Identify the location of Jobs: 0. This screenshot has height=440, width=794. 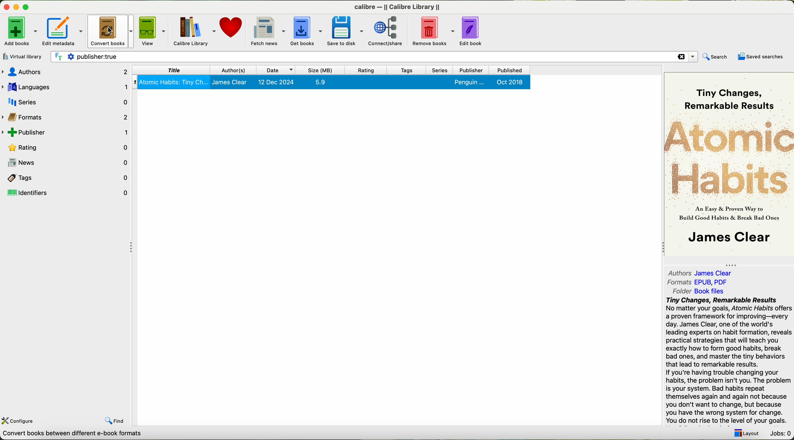
(780, 434).